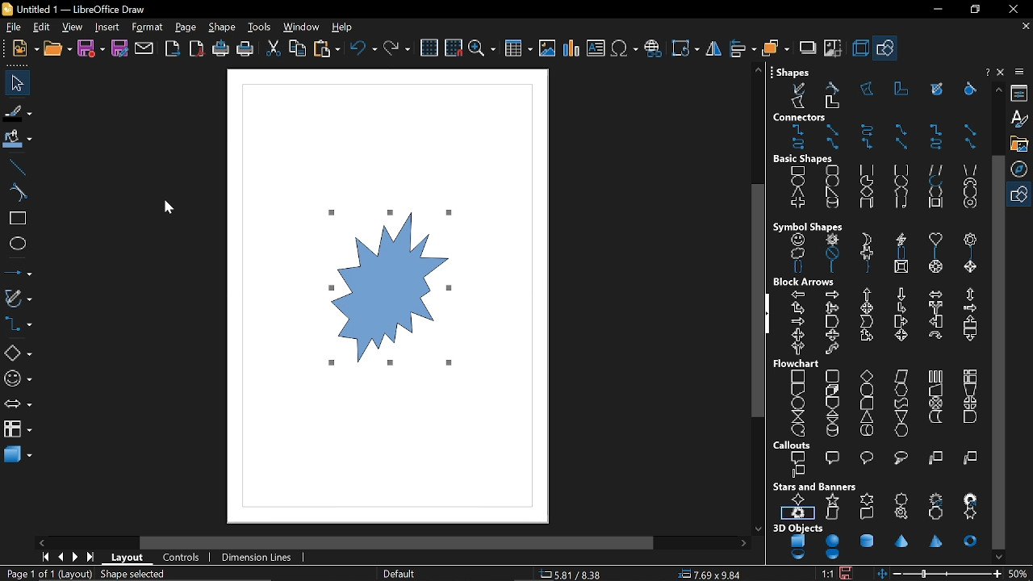 The width and height of the screenshot is (1033, 581). Describe the element at coordinates (18, 354) in the screenshot. I see `Basic shapes` at that location.